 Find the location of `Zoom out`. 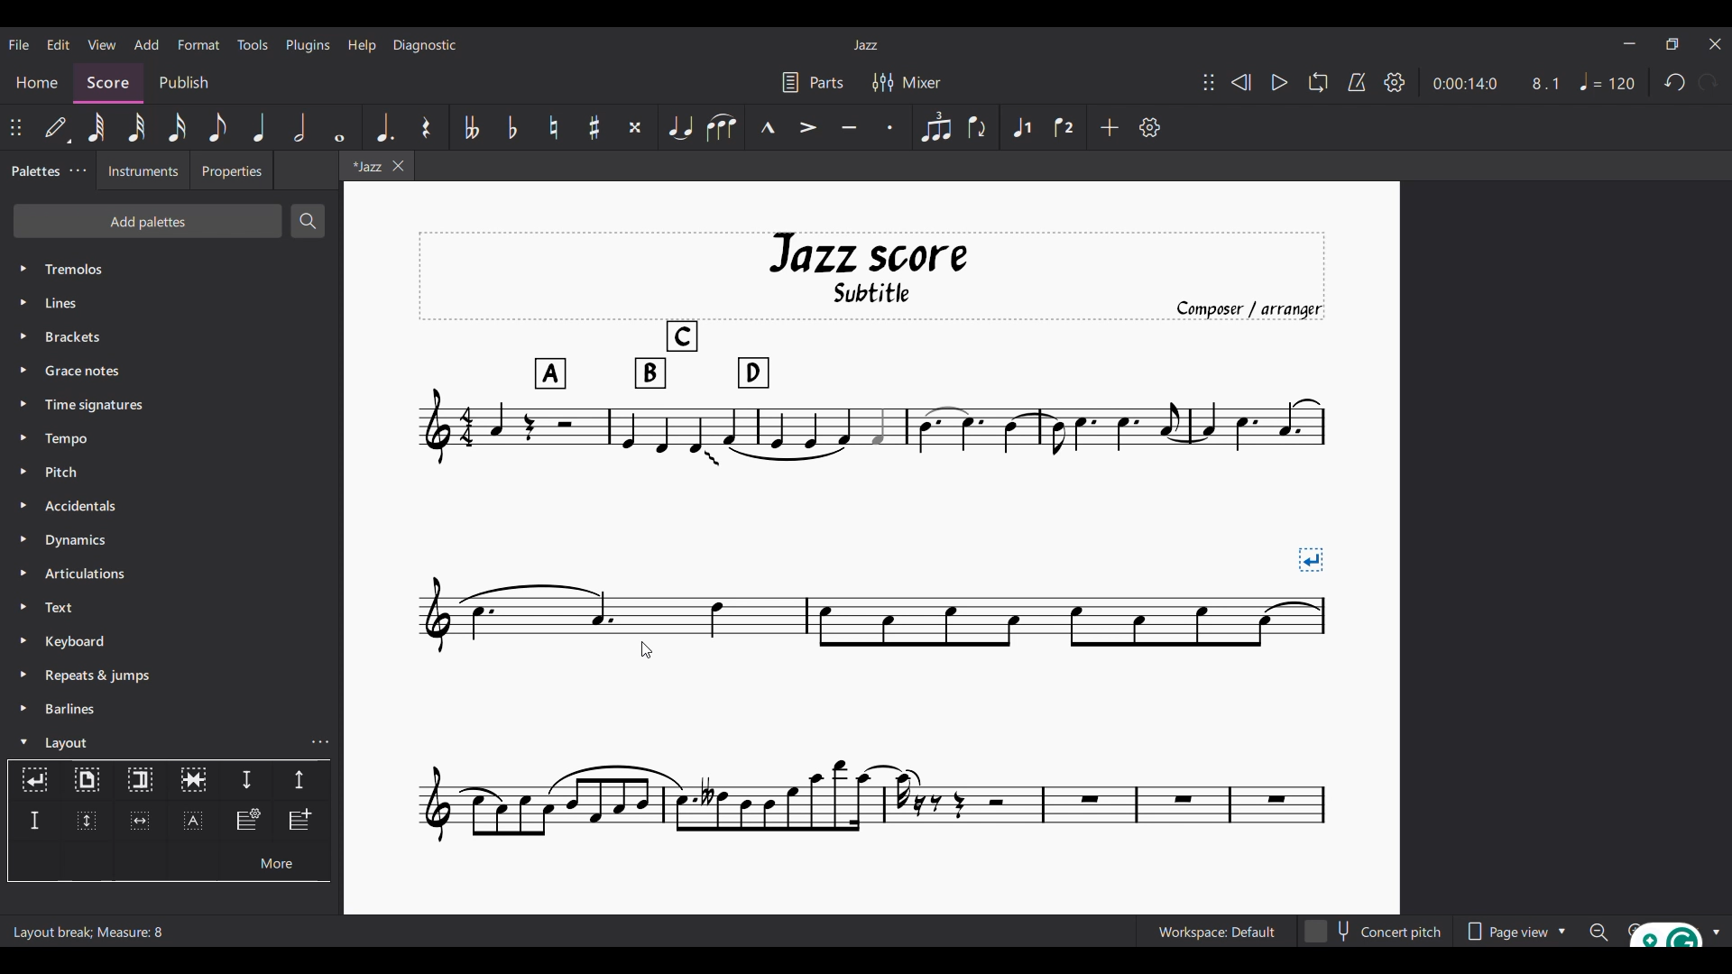

Zoom out is located at coordinates (1598, 932).